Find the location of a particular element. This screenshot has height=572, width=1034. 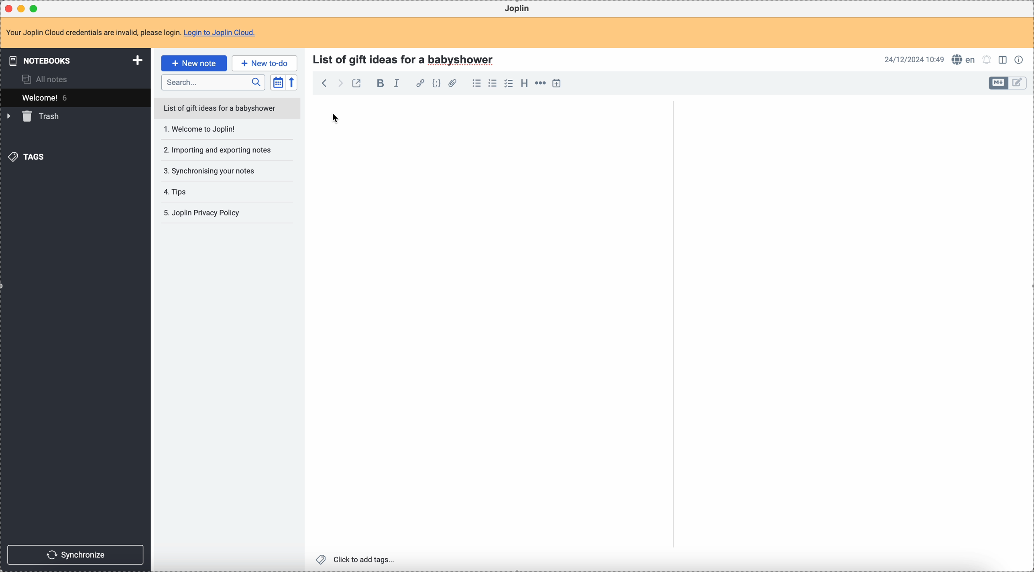

all notes is located at coordinates (46, 79).